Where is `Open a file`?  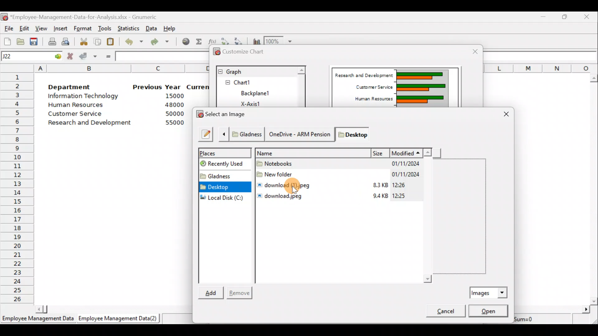
Open a file is located at coordinates (20, 41).